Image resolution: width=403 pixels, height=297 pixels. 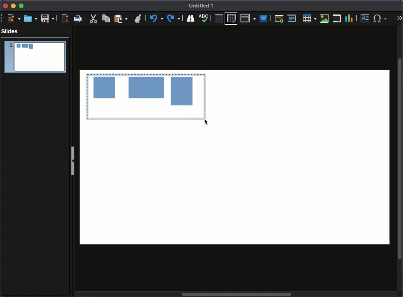 What do you see at coordinates (324, 18) in the screenshot?
I see `Insert image` at bounding box center [324, 18].